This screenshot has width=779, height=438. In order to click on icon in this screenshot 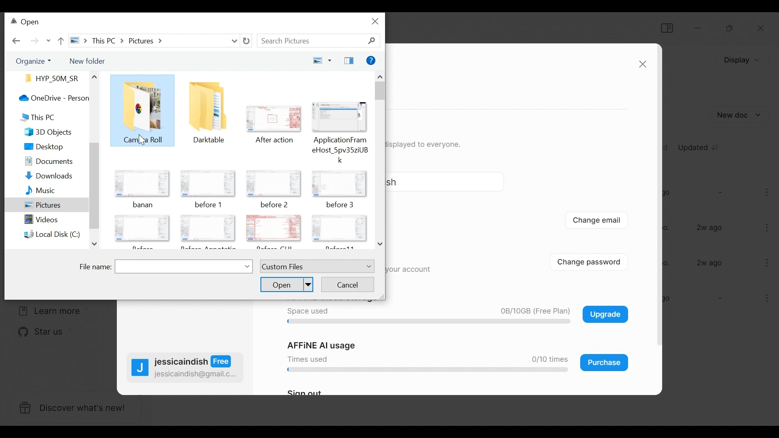, I will do `click(340, 229)`.